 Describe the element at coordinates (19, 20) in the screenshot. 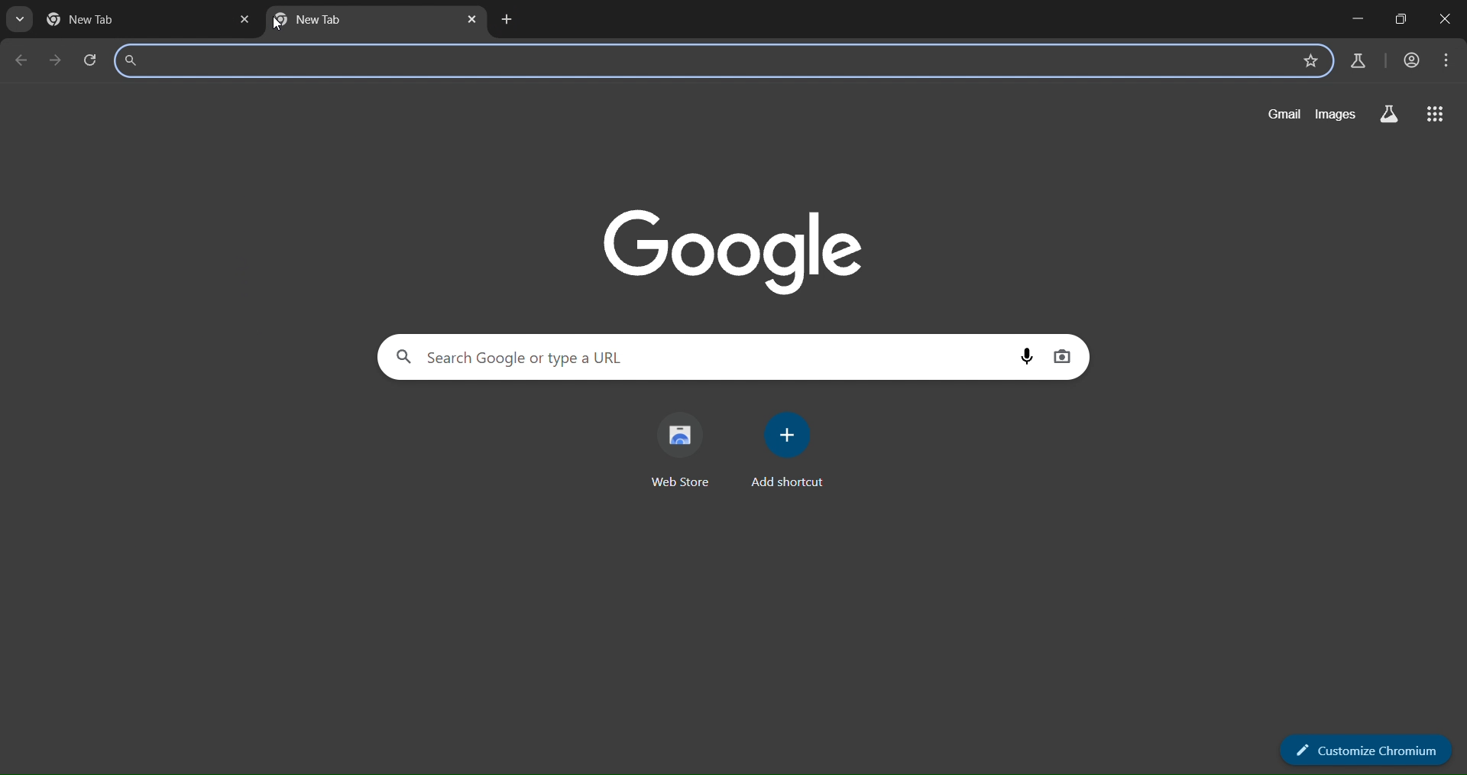

I see `search tabs` at that location.